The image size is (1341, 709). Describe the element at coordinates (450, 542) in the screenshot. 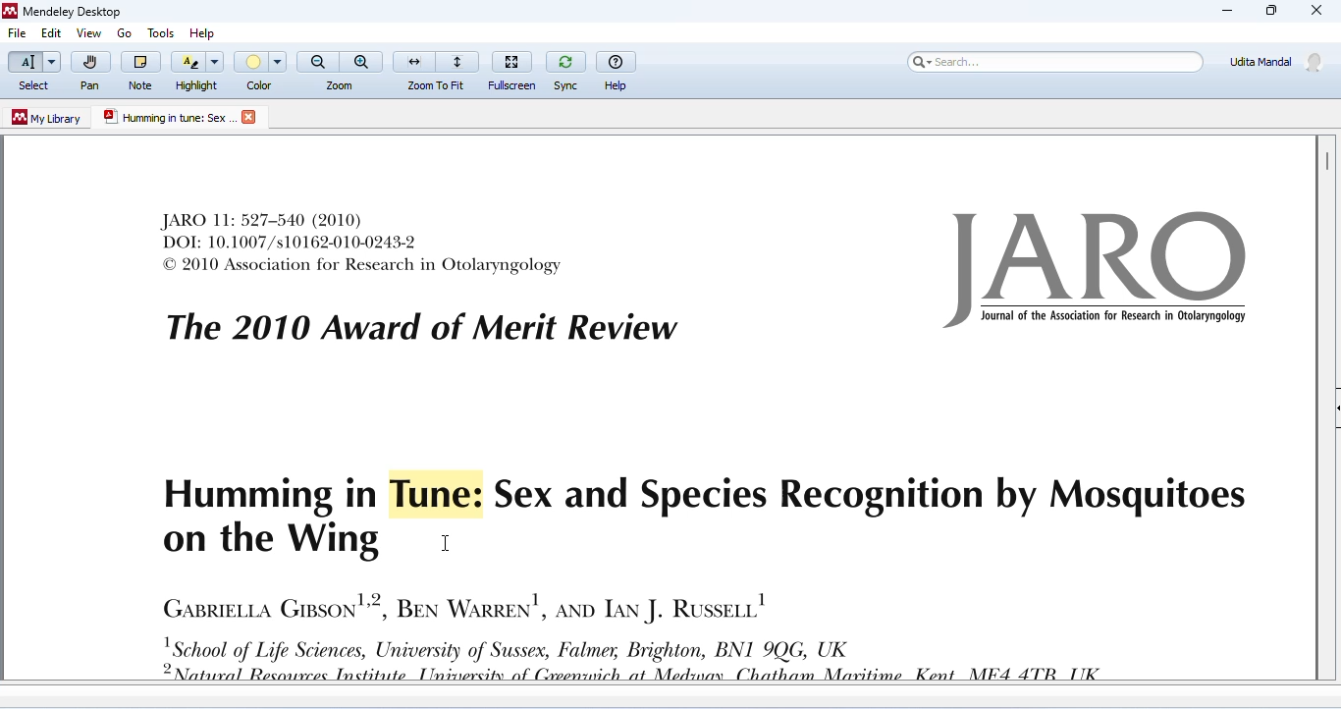

I see `Text cursor` at that location.